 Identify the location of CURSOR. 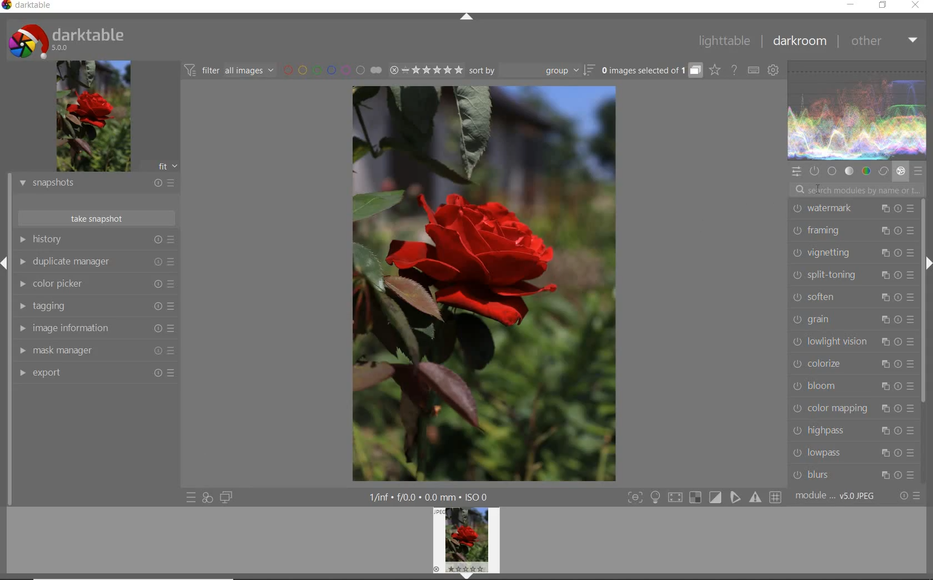
(819, 191).